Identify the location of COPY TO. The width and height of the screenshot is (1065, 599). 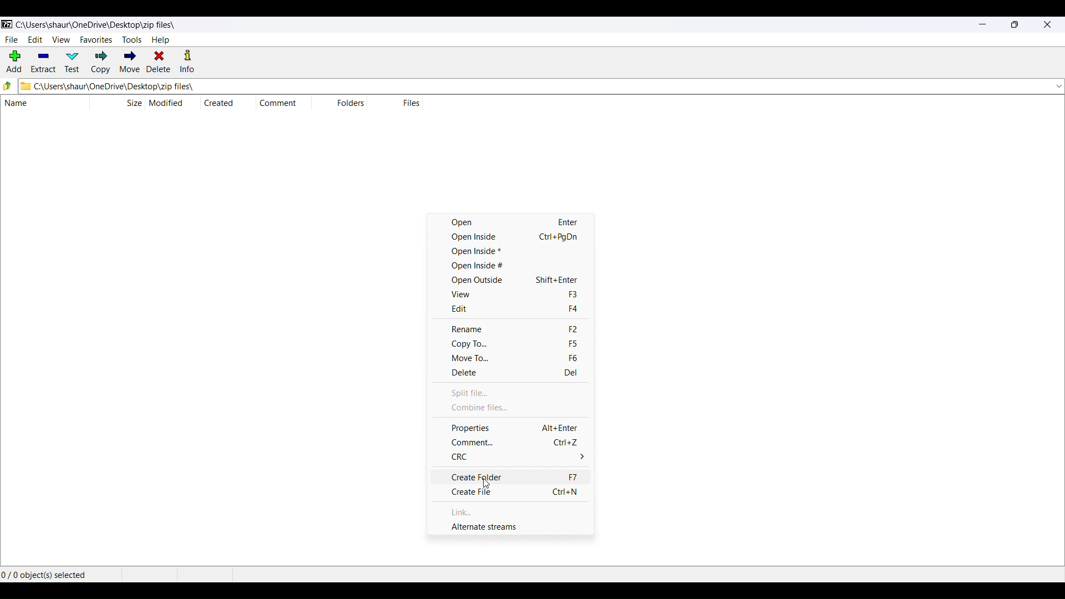
(524, 344).